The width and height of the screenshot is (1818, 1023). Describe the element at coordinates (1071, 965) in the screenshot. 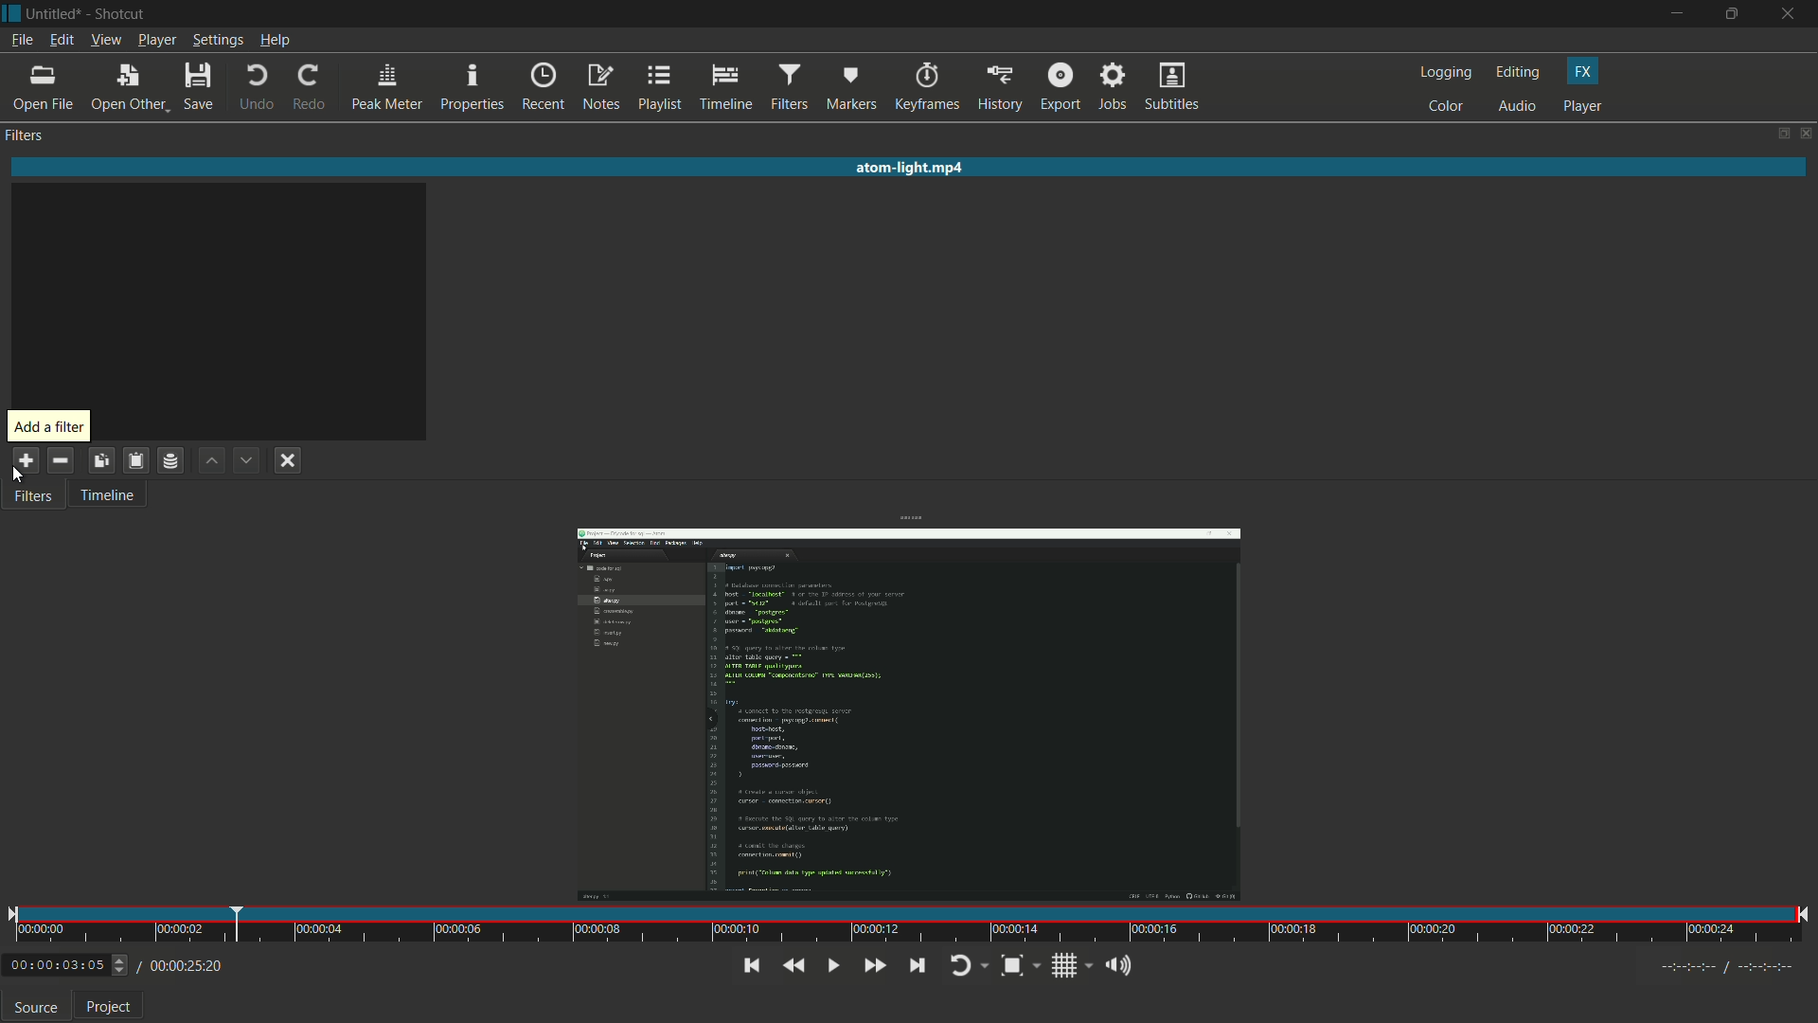

I see `show grid` at that location.